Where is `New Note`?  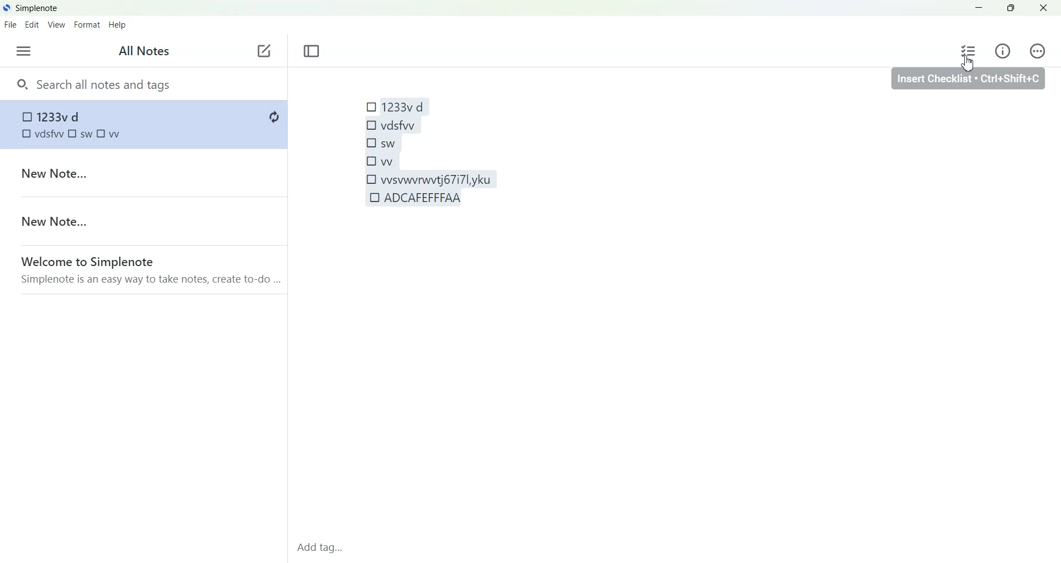 New Note is located at coordinates (143, 221).